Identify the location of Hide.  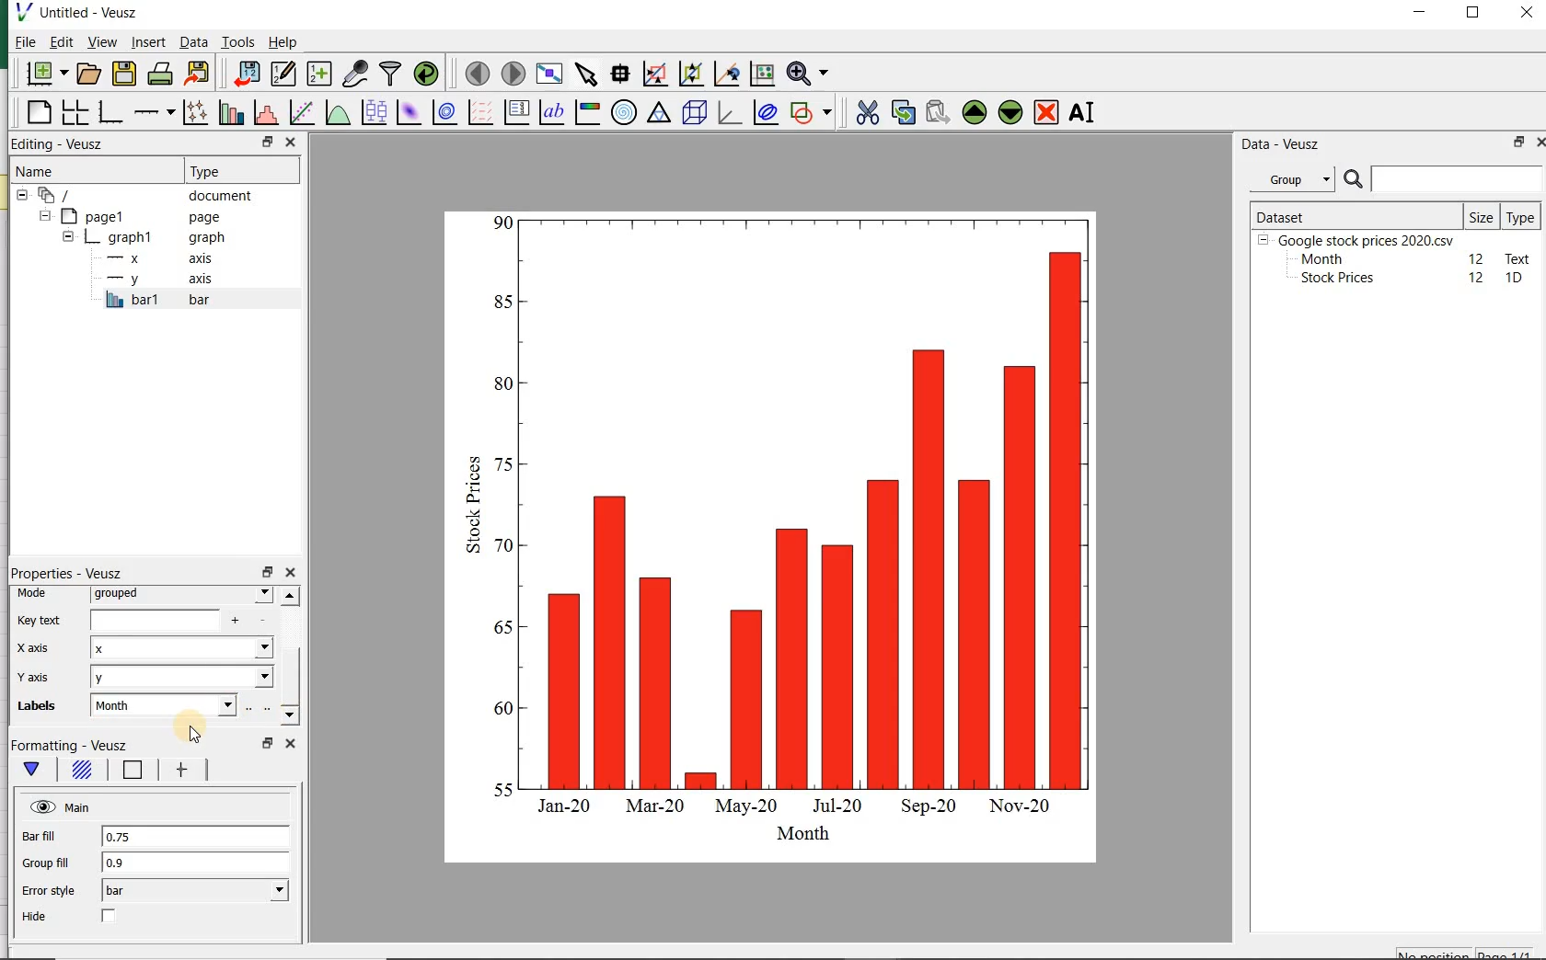
(34, 916).